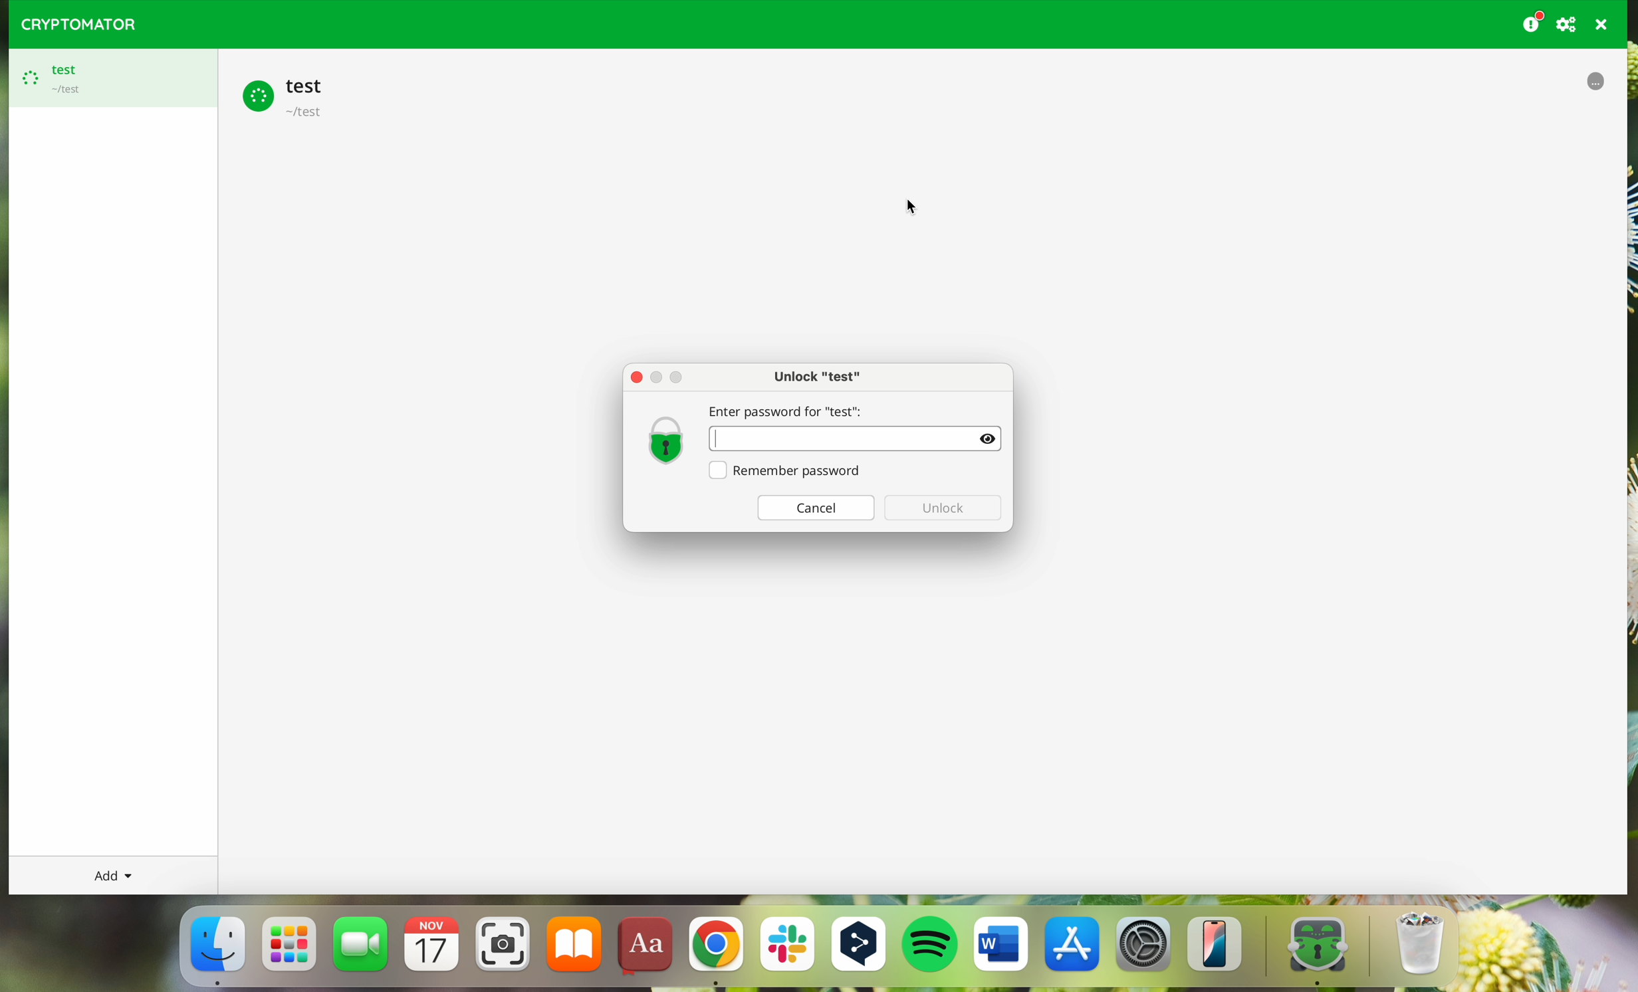 Image resolution: width=1638 pixels, height=992 pixels. What do you see at coordinates (944, 509) in the screenshot?
I see `Unlock` at bounding box center [944, 509].